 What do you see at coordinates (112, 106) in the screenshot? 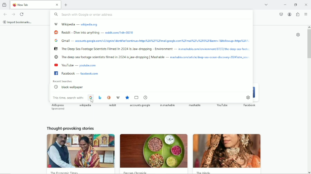
I see `reddit` at bounding box center [112, 106].